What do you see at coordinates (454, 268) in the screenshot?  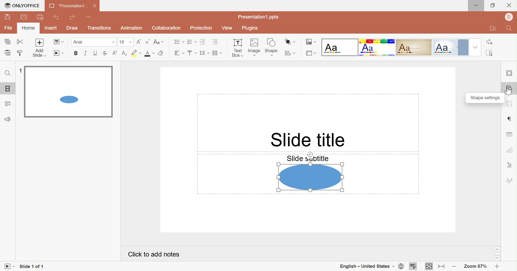 I see `Zoom out` at bounding box center [454, 268].